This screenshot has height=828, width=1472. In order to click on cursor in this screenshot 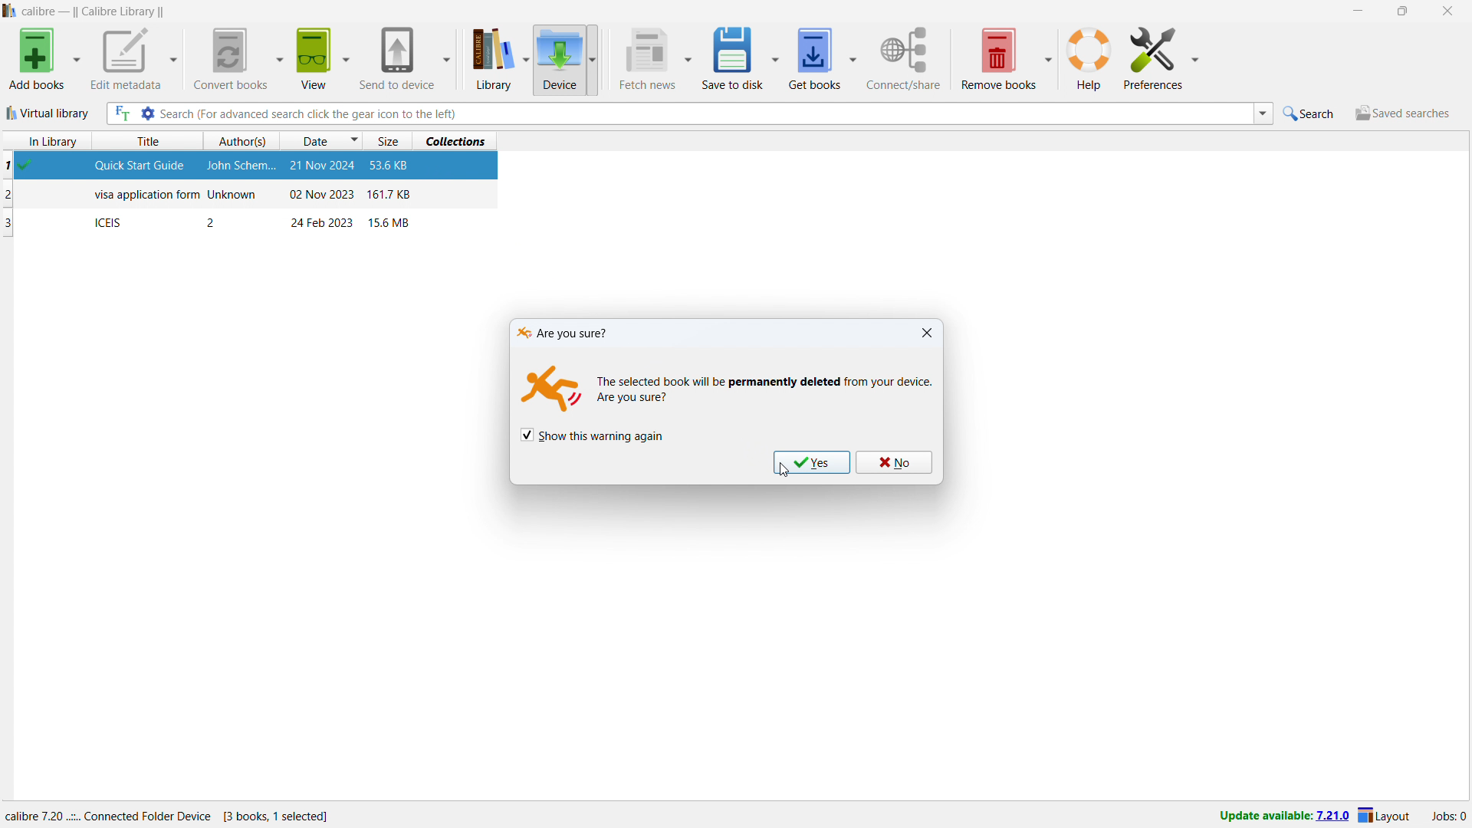, I will do `click(784, 472)`.